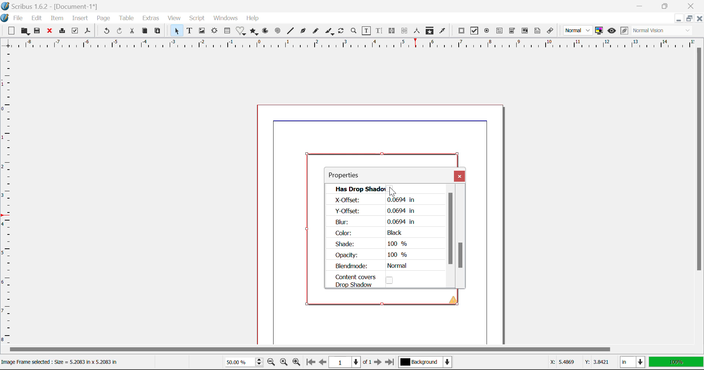  I want to click on First page, so click(311, 363).